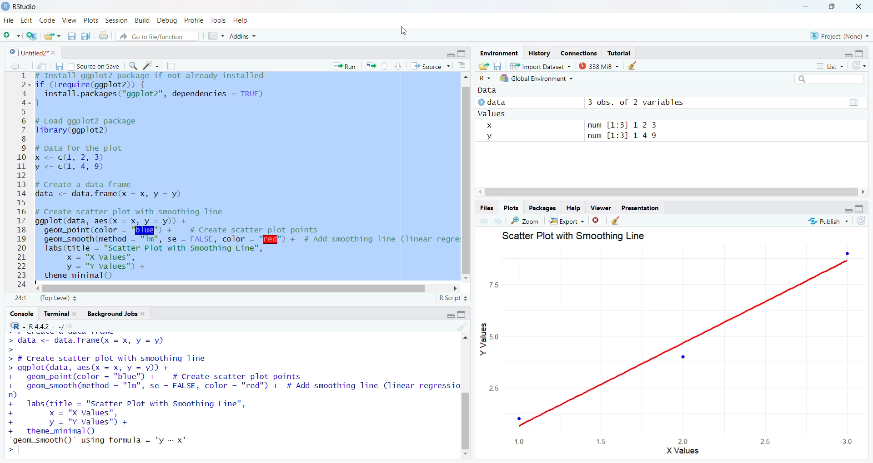  Describe the element at coordinates (156, 36) in the screenshot. I see ` Go to file/function` at that location.